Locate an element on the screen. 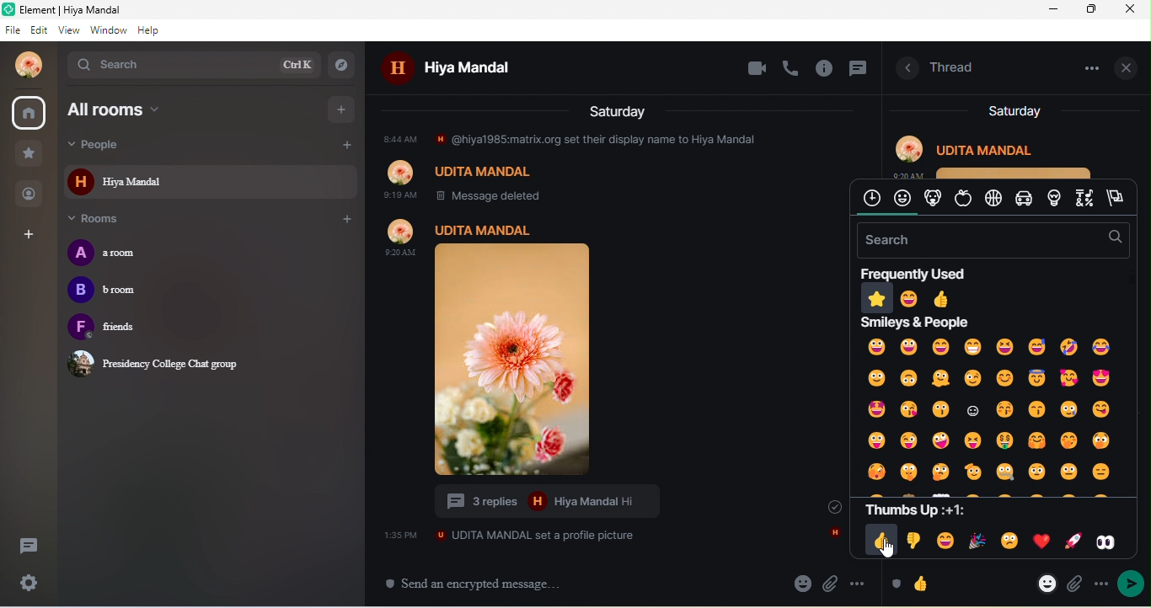 The image size is (1151, 608). 3 replies hiya mandal is located at coordinates (556, 502).